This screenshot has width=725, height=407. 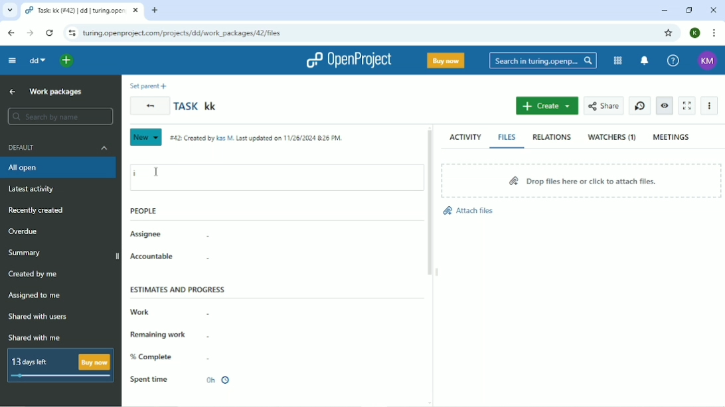 What do you see at coordinates (13, 92) in the screenshot?
I see `Up` at bounding box center [13, 92].